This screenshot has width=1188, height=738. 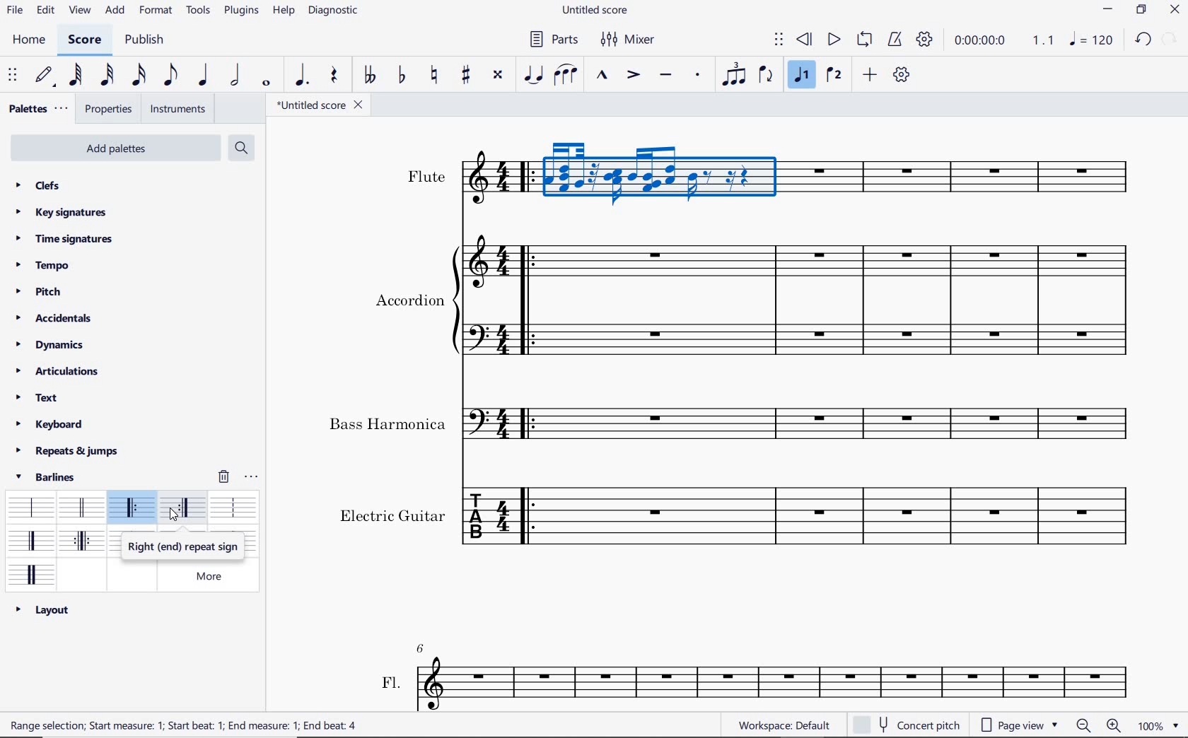 What do you see at coordinates (116, 10) in the screenshot?
I see `add` at bounding box center [116, 10].